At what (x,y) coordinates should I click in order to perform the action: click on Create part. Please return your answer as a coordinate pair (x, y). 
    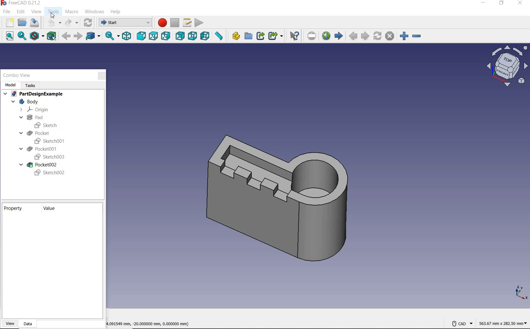
    Looking at the image, I should click on (234, 37).